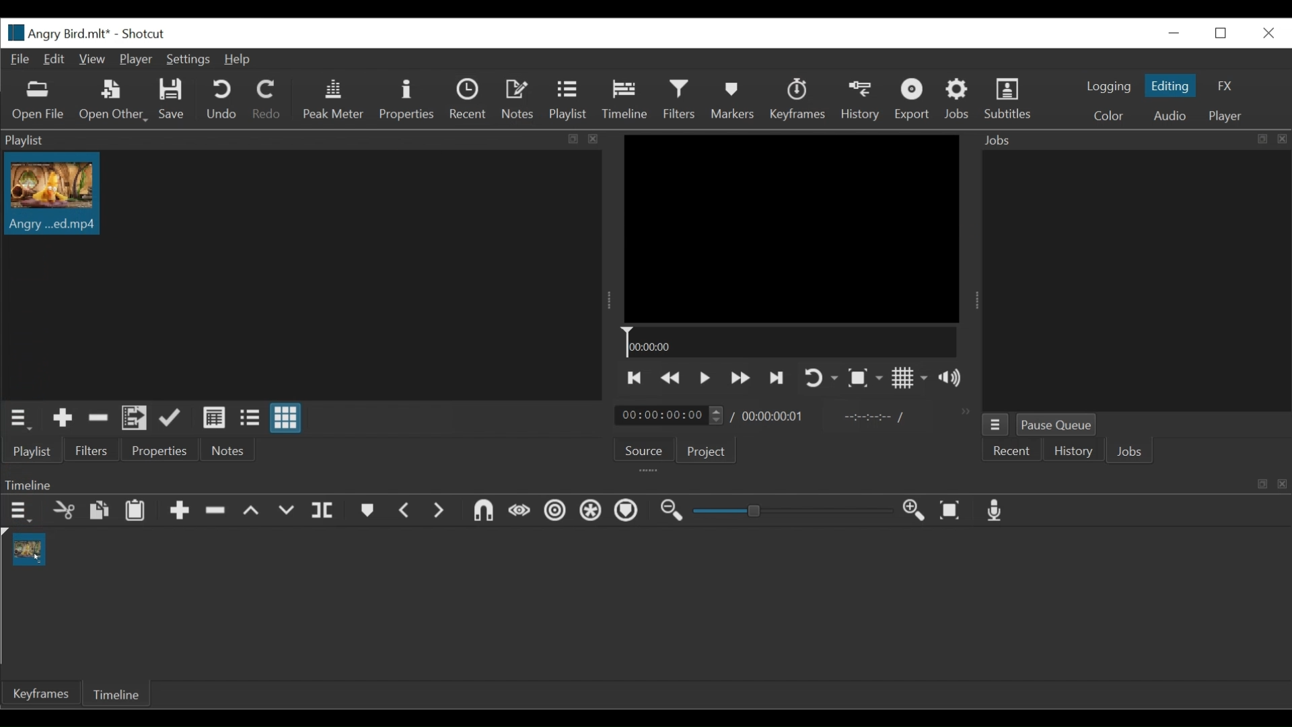 Image resolution: width=1292 pixels, height=727 pixels. I want to click on previous, so click(404, 510).